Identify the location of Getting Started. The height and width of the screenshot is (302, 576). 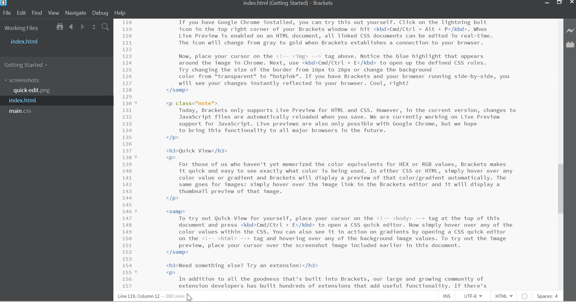
(27, 65).